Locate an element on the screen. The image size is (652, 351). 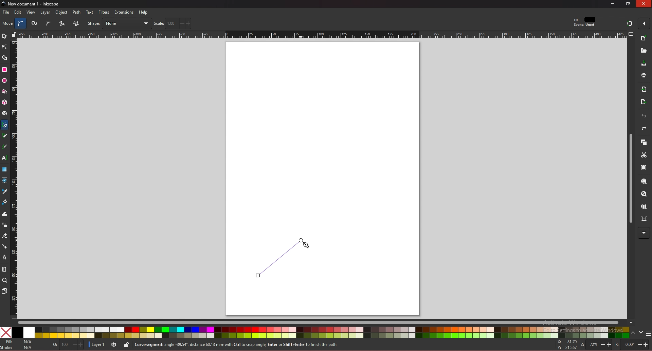
enable snapping is located at coordinates (644, 23).